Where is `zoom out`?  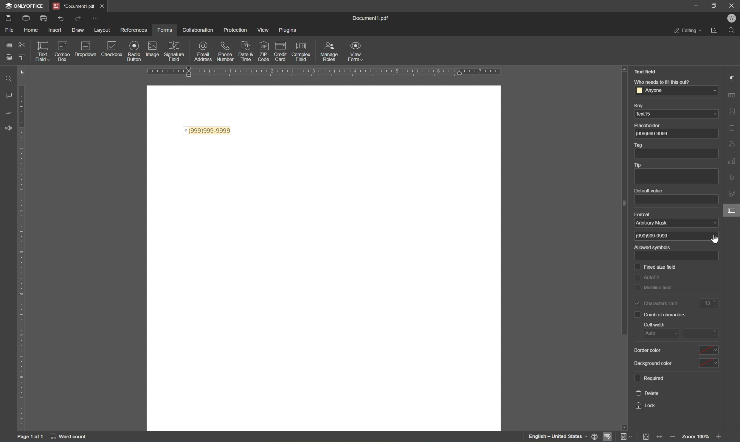
zoom out is located at coordinates (674, 438).